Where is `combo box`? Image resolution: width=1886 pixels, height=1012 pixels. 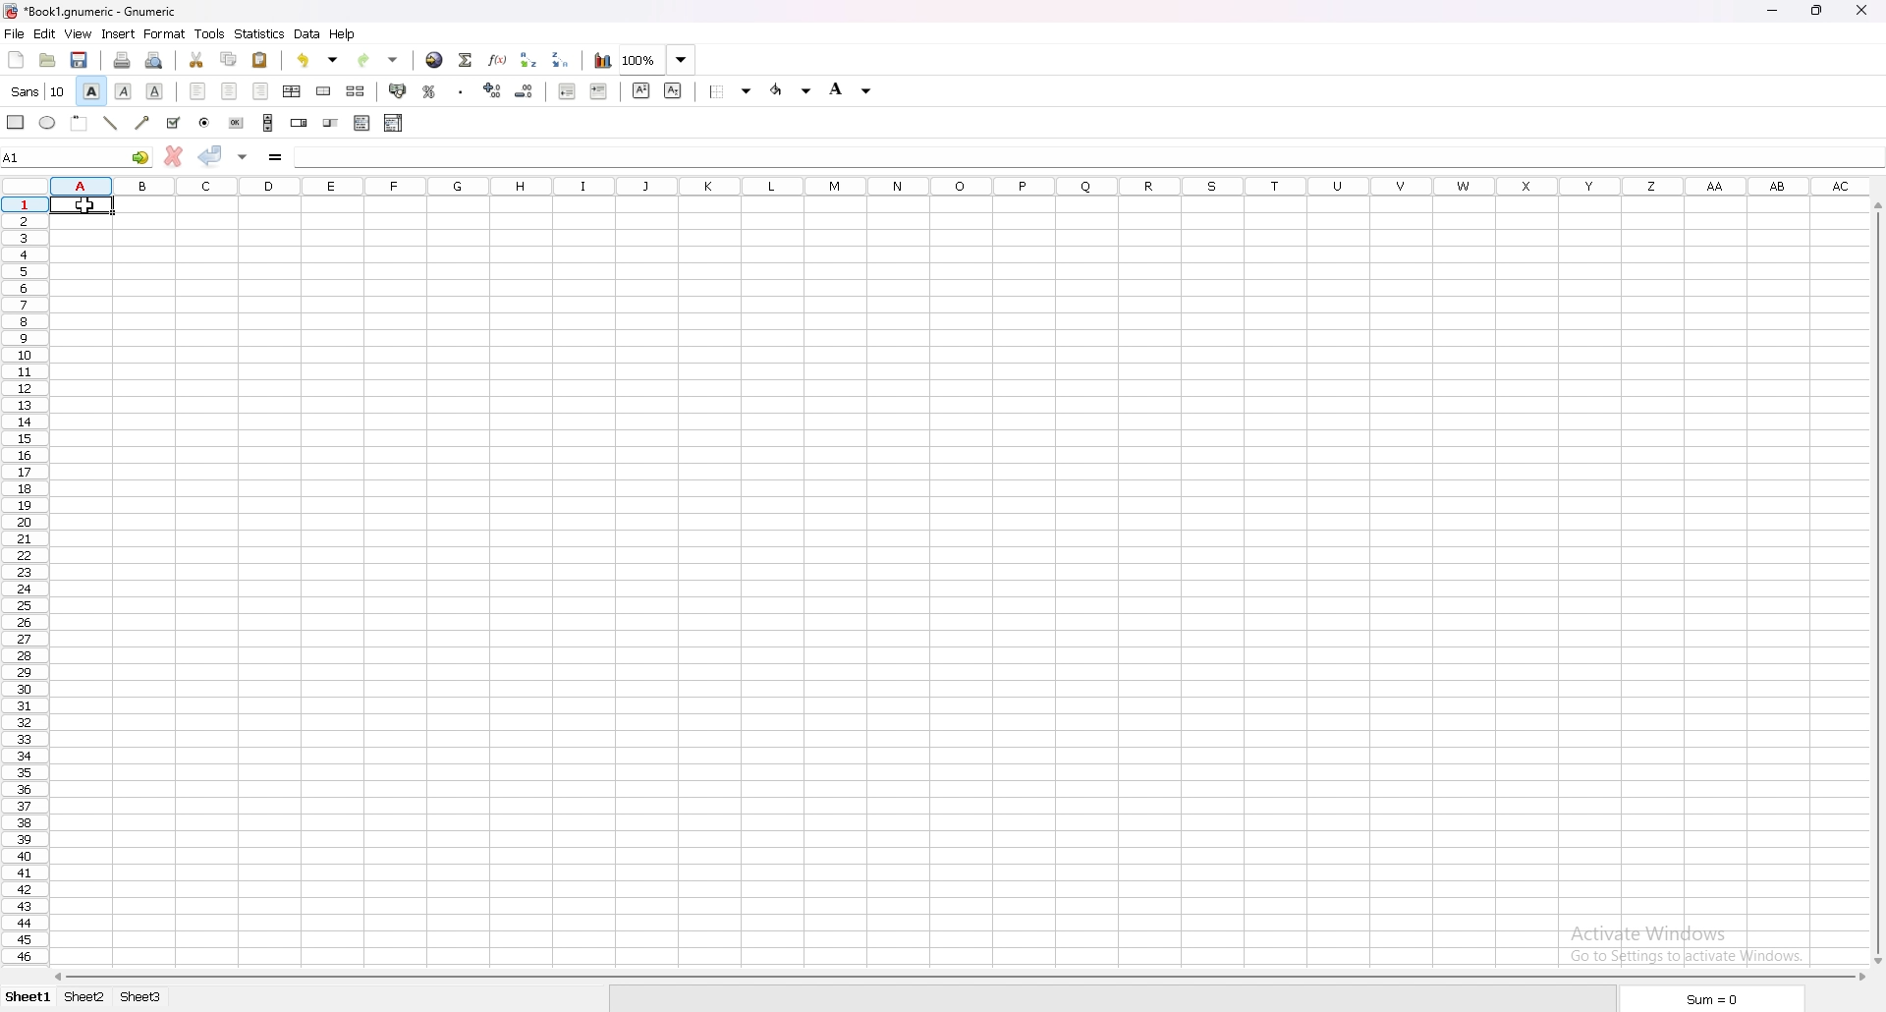
combo box is located at coordinates (393, 124).